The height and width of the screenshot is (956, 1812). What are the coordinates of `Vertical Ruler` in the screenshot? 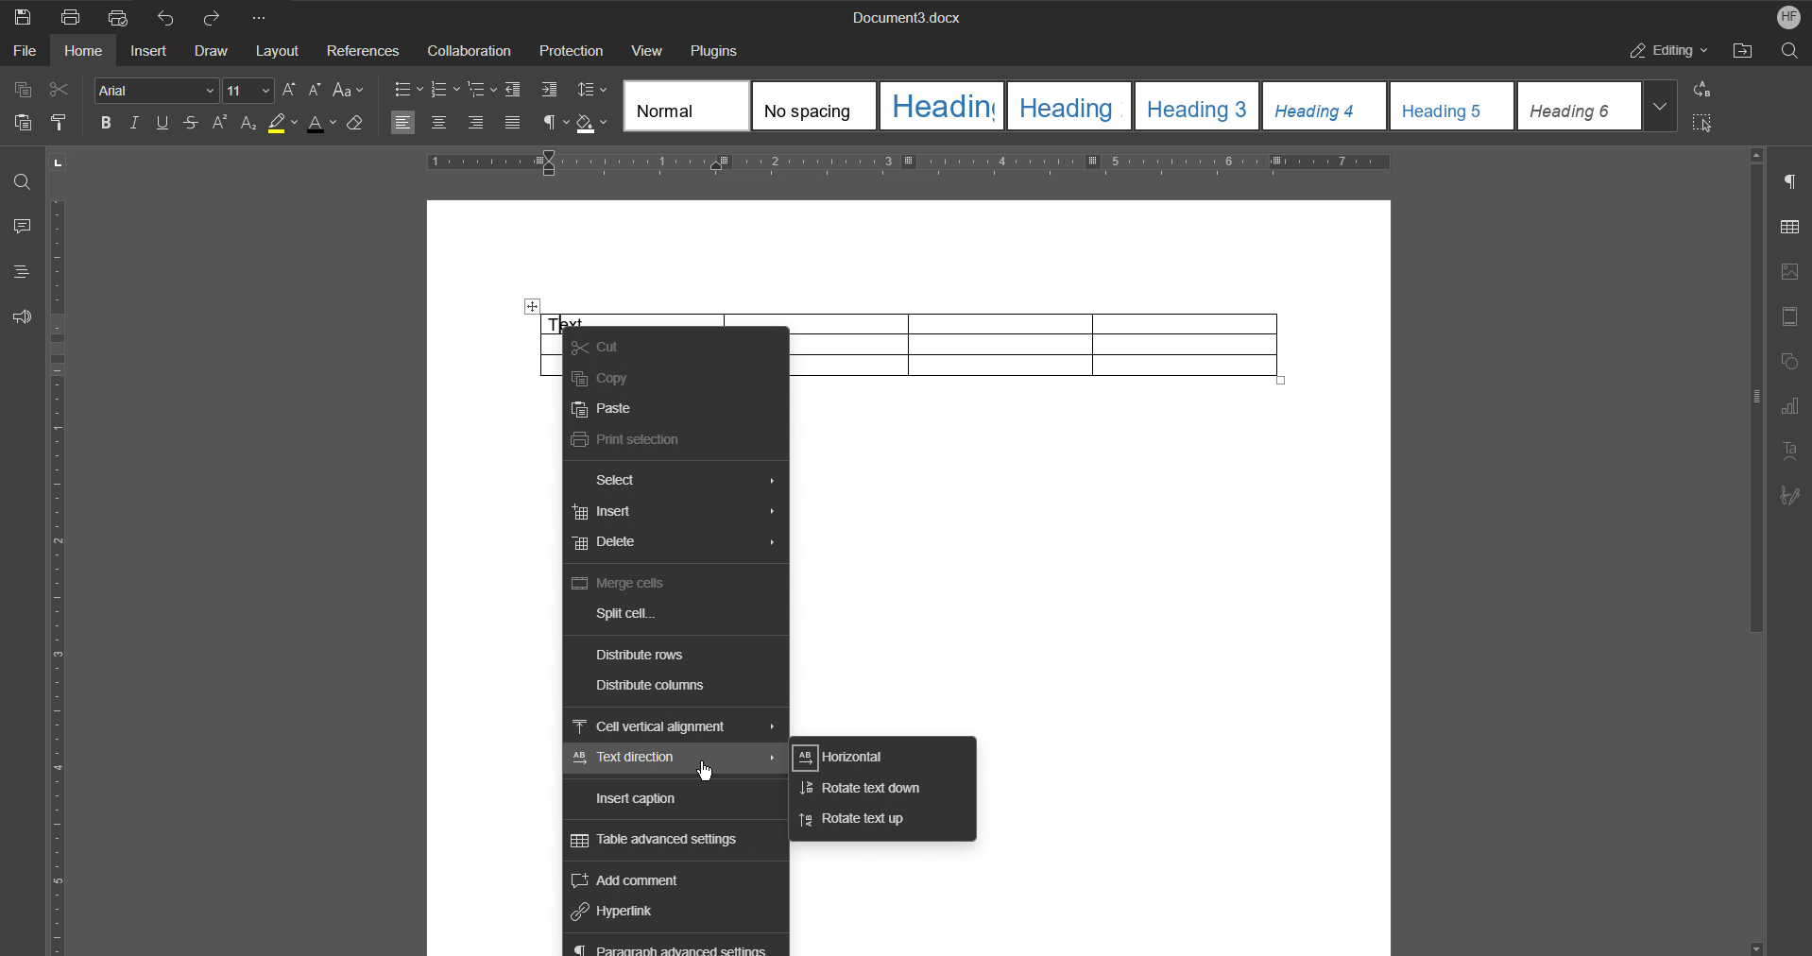 It's located at (61, 577).